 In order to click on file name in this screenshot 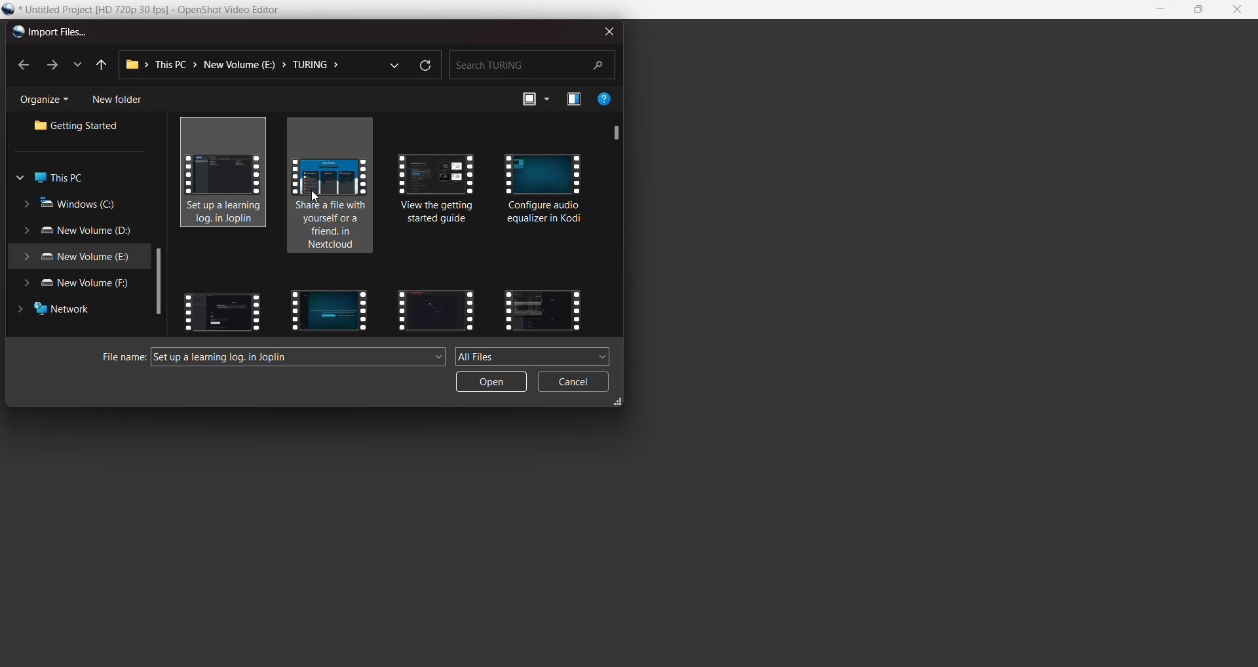, I will do `click(159, 10)`.